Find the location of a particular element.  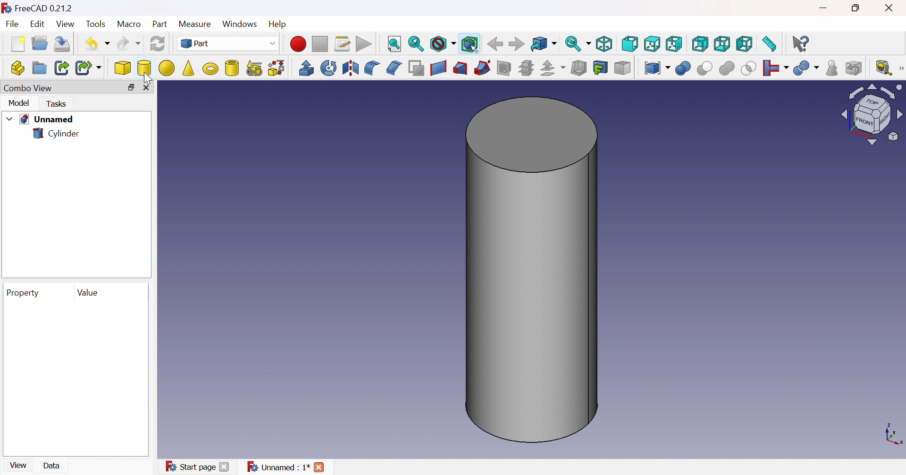

Cursor is located at coordinates (148, 77).